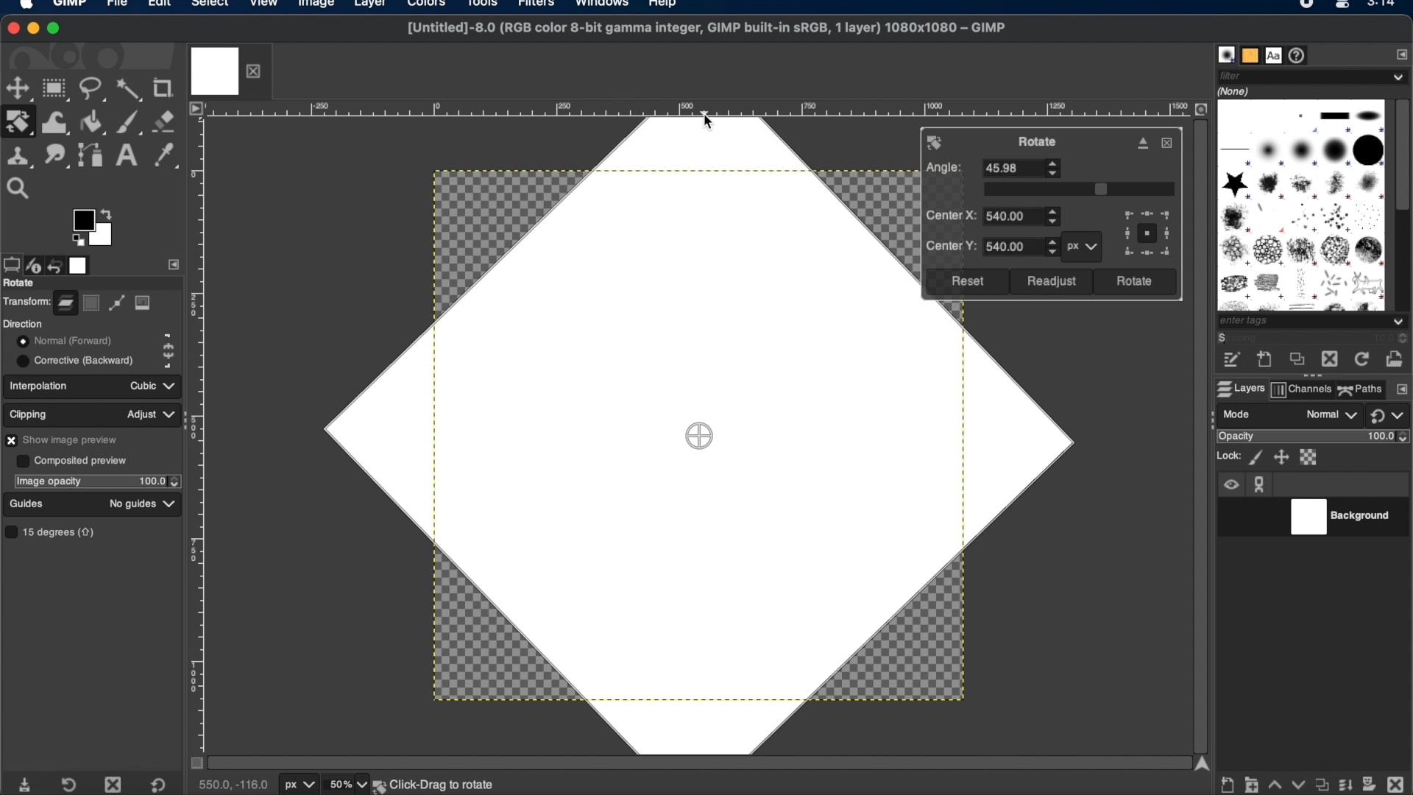  What do you see at coordinates (701, 437) in the screenshot?
I see `drag center` at bounding box center [701, 437].